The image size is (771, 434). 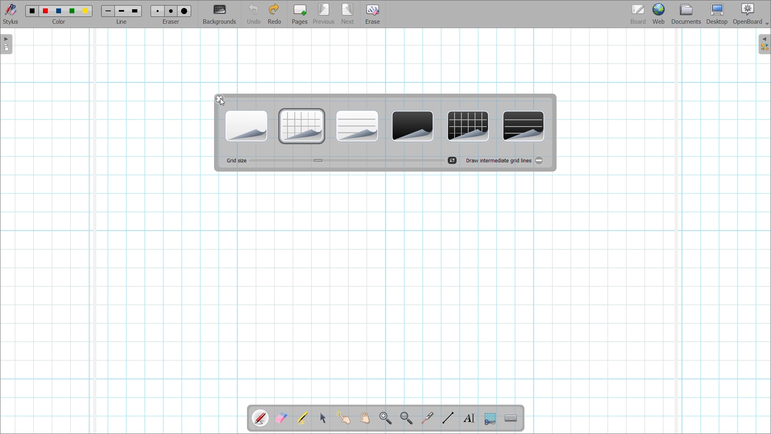 I want to click on Close background options, so click(x=219, y=99).